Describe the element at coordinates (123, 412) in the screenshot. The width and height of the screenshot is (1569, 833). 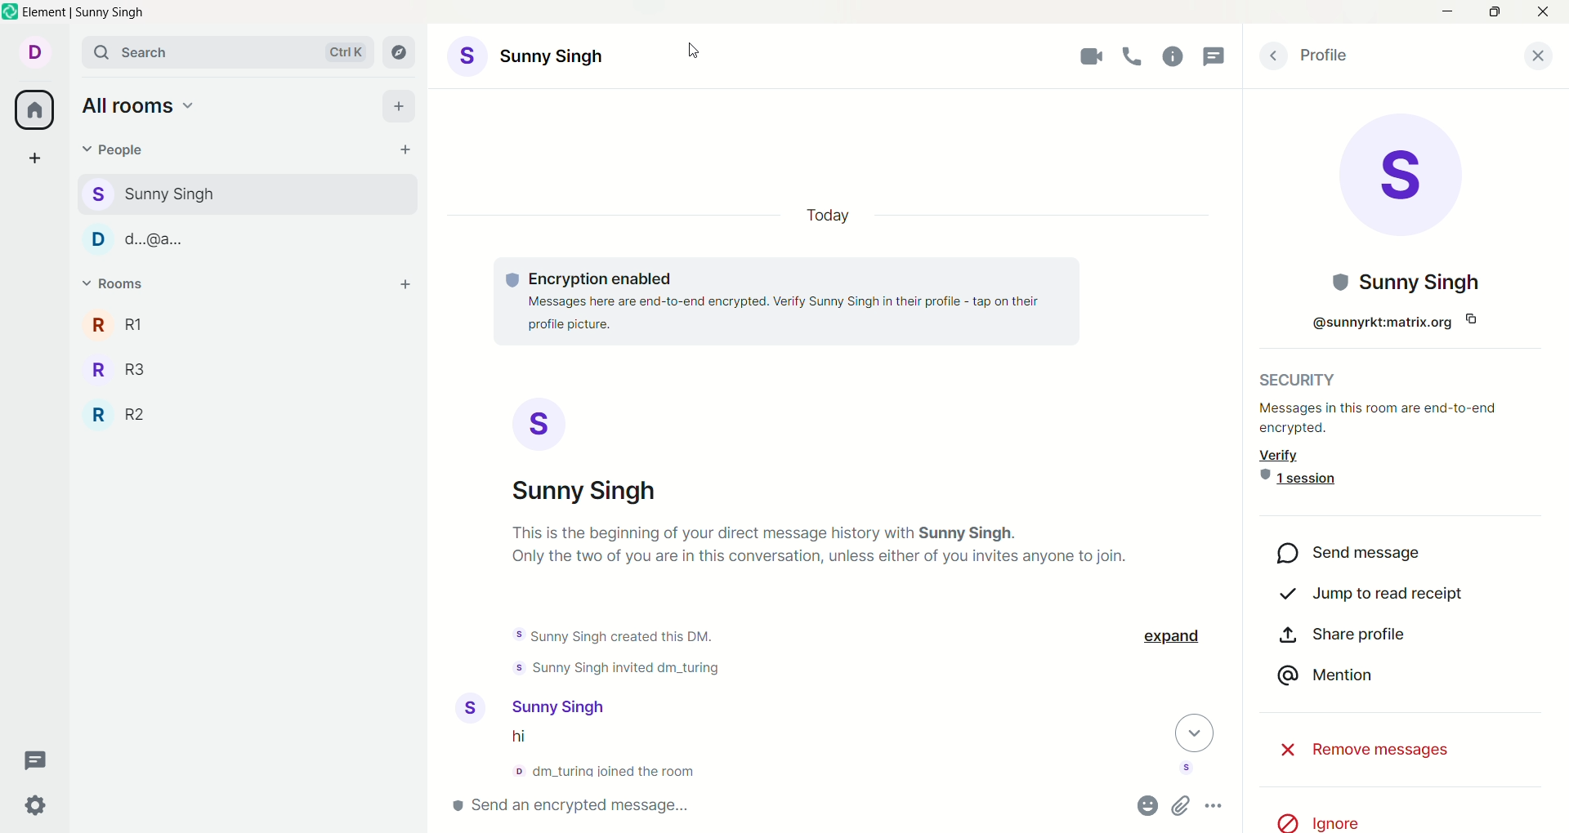
I see `R2` at that location.